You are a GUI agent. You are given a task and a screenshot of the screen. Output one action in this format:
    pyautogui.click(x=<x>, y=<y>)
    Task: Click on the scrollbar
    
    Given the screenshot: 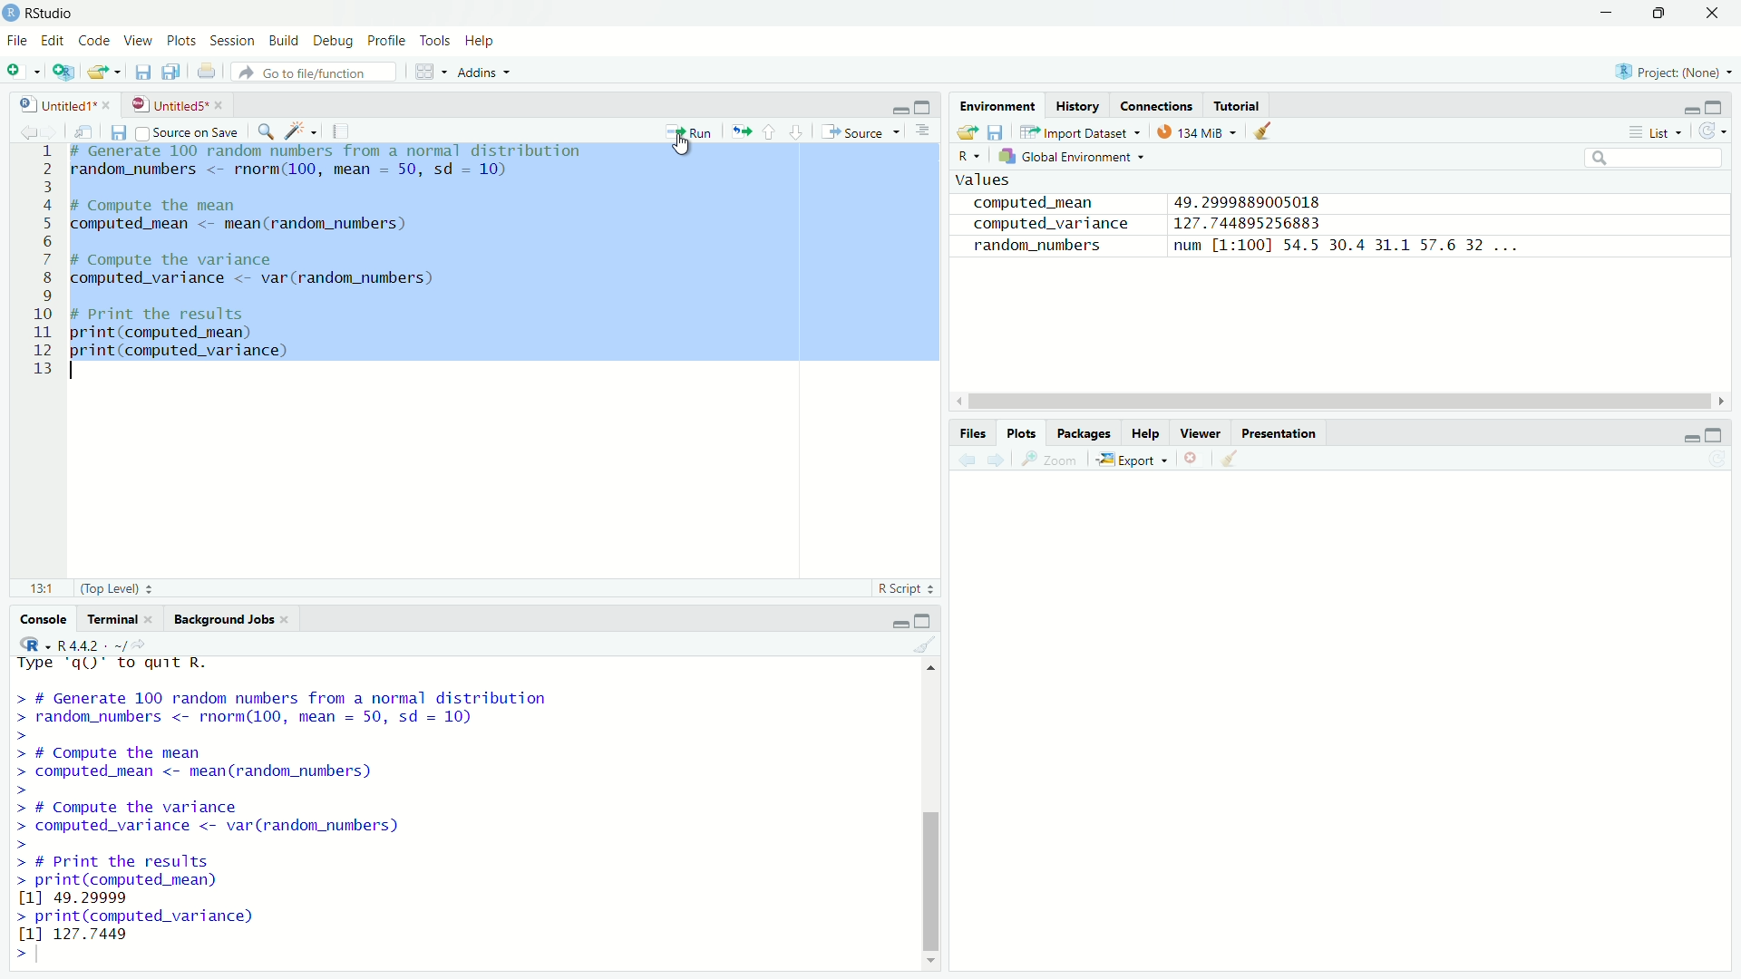 What is the action you would take?
    pyautogui.click(x=1337, y=402)
    